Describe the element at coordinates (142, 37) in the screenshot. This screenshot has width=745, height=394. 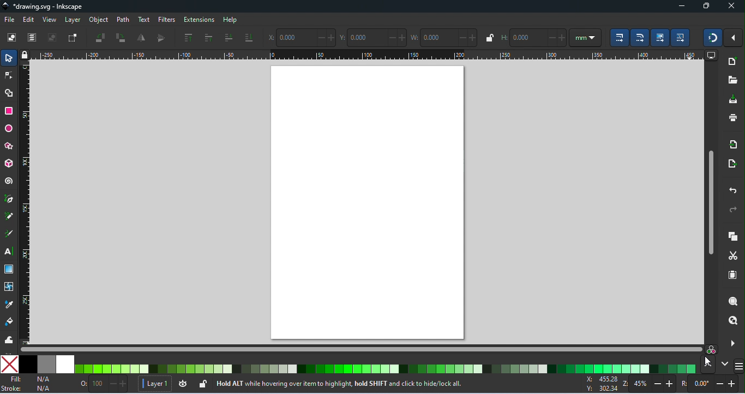
I see `flip horizontal` at that location.